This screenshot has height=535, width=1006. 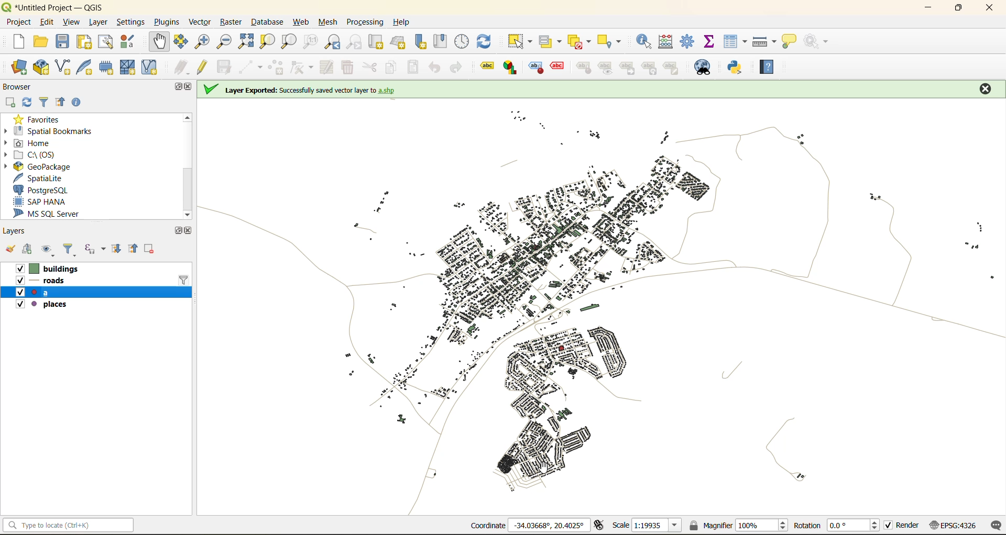 What do you see at coordinates (45, 191) in the screenshot?
I see `postgresql` at bounding box center [45, 191].